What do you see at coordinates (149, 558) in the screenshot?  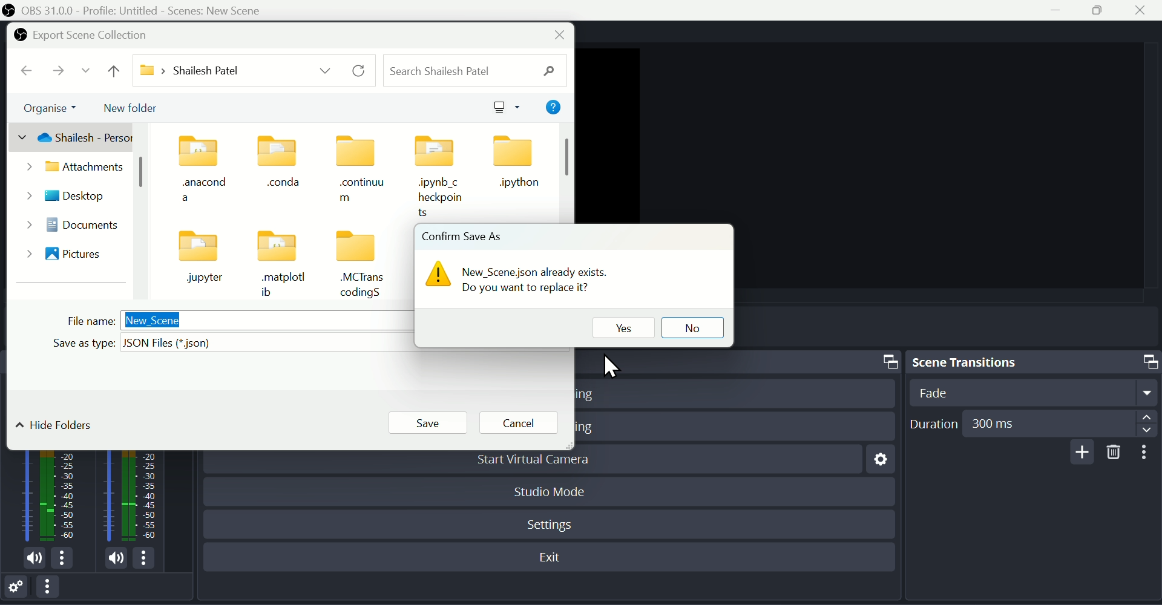 I see `more options` at bounding box center [149, 558].